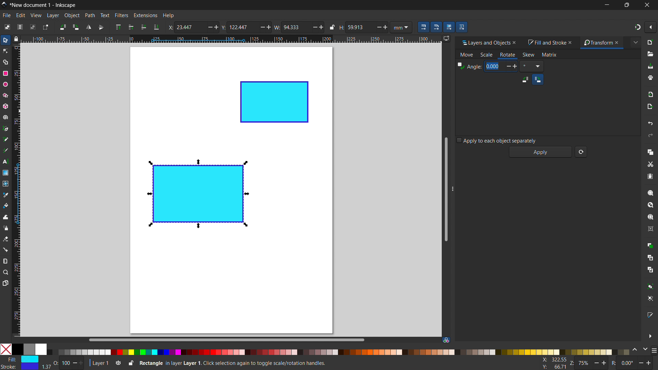  I want to click on text tool, so click(5, 162).